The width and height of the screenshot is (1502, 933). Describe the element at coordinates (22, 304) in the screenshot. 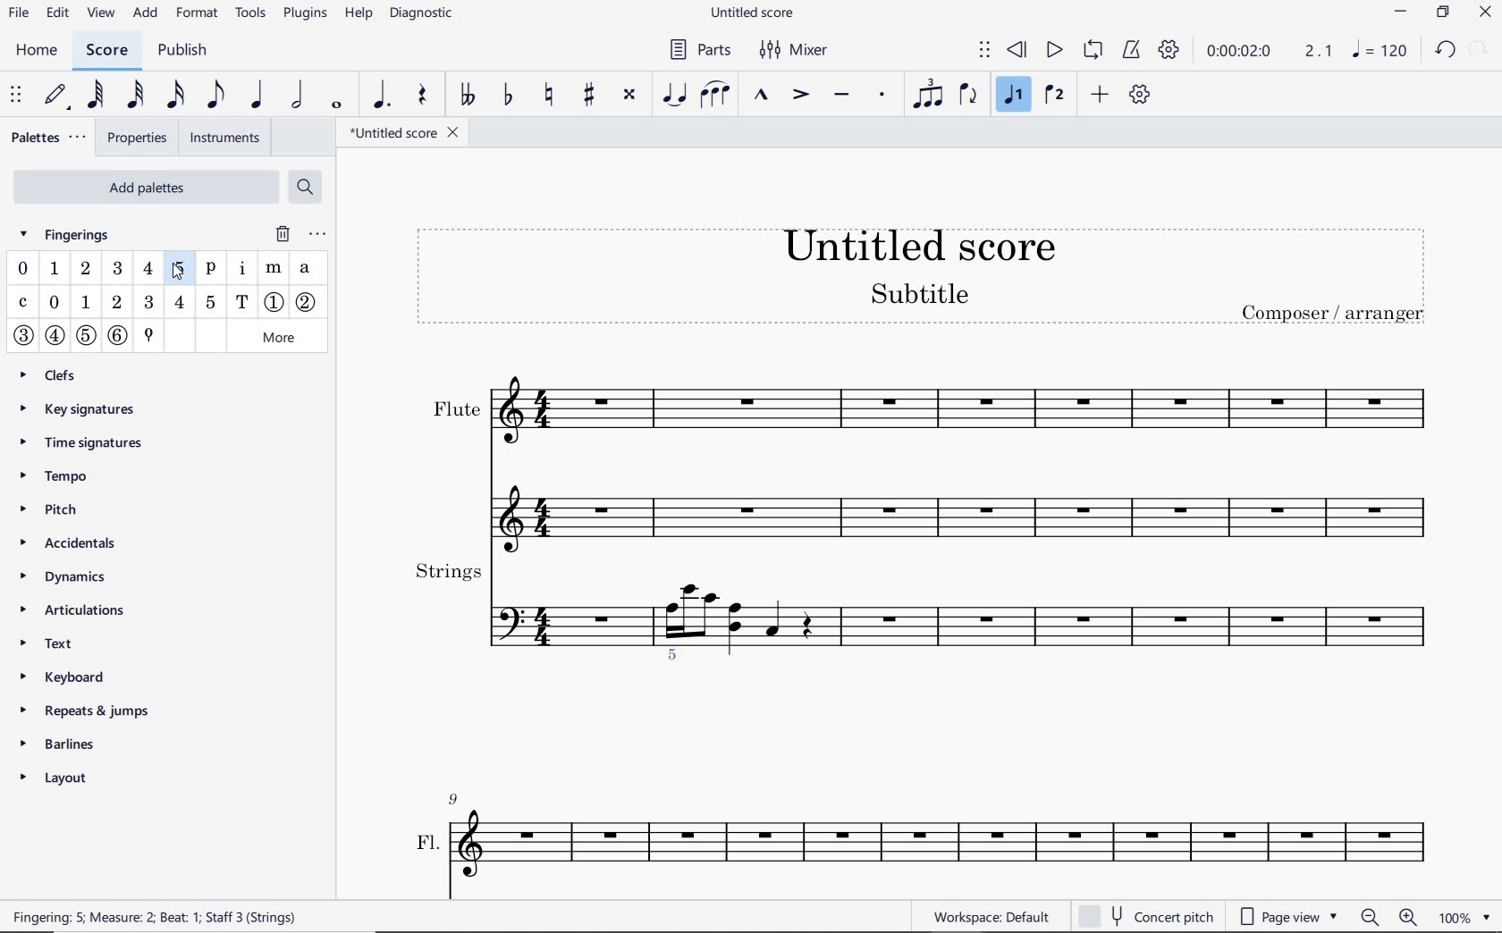

I see `RH GUITAR FINGERING C` at that location.